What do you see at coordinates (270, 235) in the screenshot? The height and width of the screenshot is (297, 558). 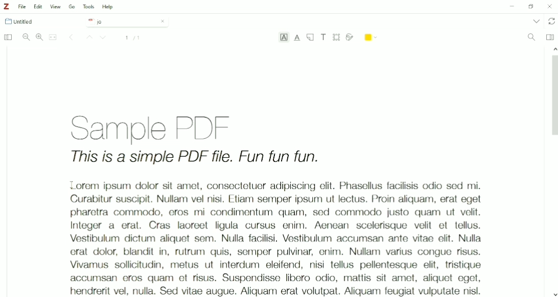 I see `Lorem ipsum dolor sit amet, consectetur adipiscing elit, sed do eiusmod tempor incididunt ut labore et dolore magna aliqua. Ut enim ad minim veniam, quis nostrud exercitation ullamco laboris nisi ut aliquip ex ea commodo consequat. Duis aute irure dolor in reprehenderit in voluptate velit esse cillum dolore eu fugiat nulla pariatur. Excepteur sint occaecat cupidatat non proident, sunt in culpa qui officia deserunt mollit anim id est laborum` at bounding box center [270, 235].